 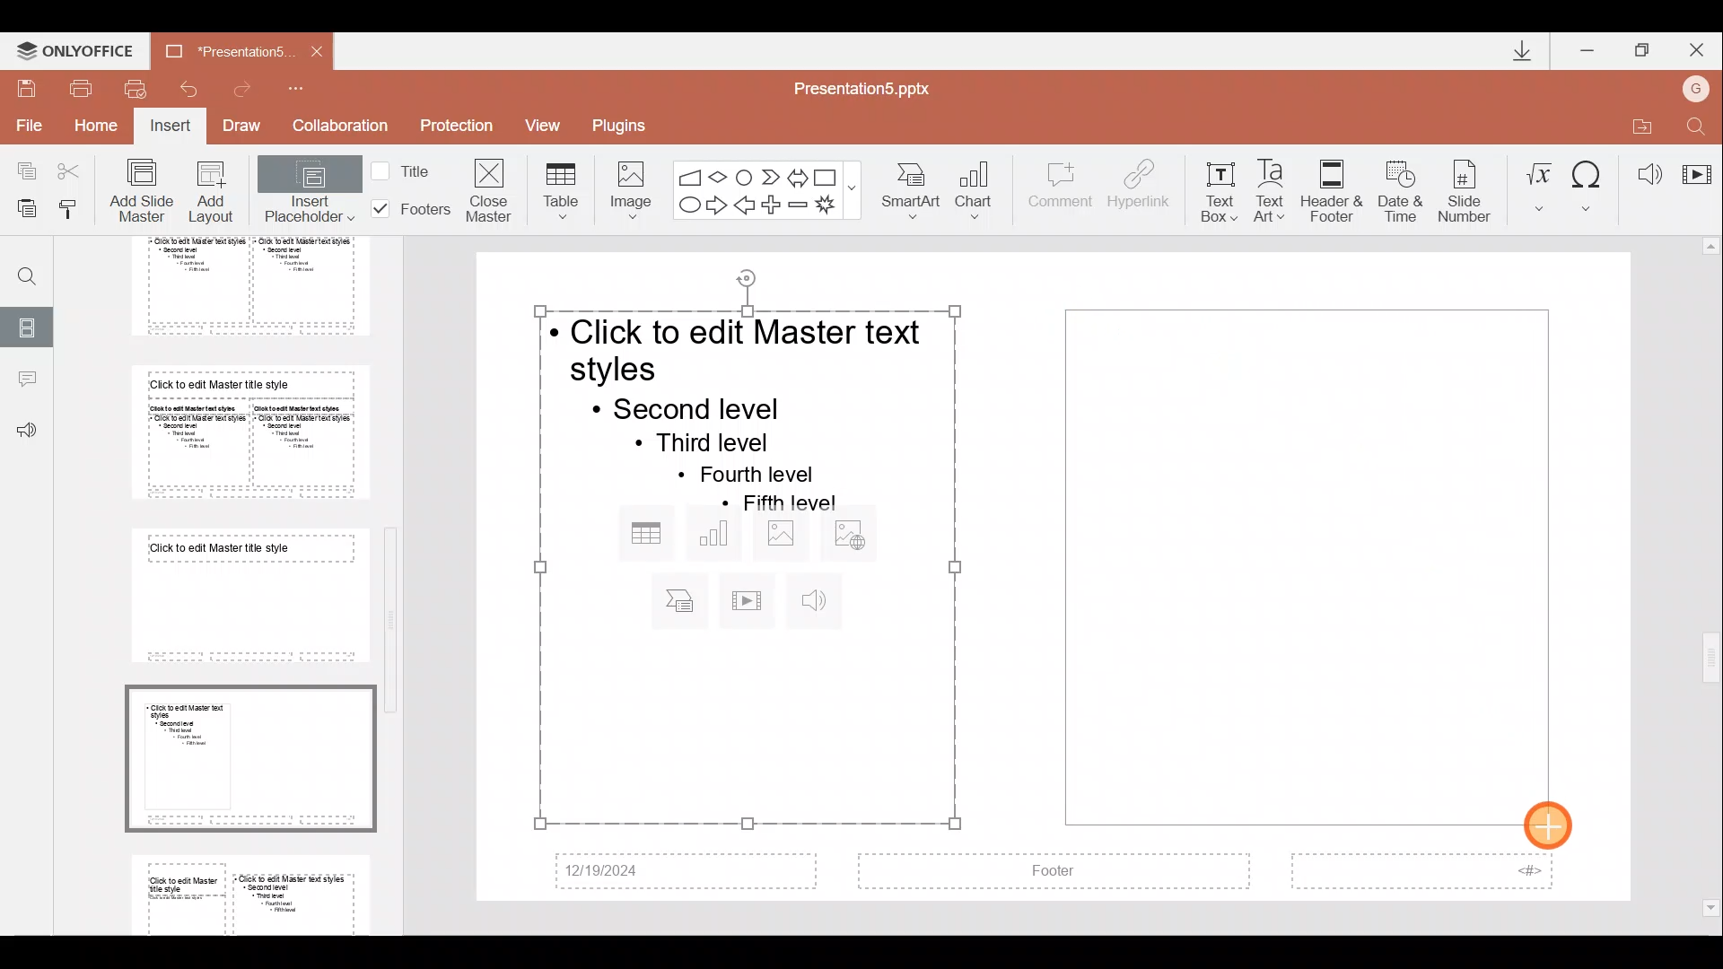 What do you see at coordinates (1515, 50) in the screenshot?
I see `Downloads` at bounding box center [1515, 50].